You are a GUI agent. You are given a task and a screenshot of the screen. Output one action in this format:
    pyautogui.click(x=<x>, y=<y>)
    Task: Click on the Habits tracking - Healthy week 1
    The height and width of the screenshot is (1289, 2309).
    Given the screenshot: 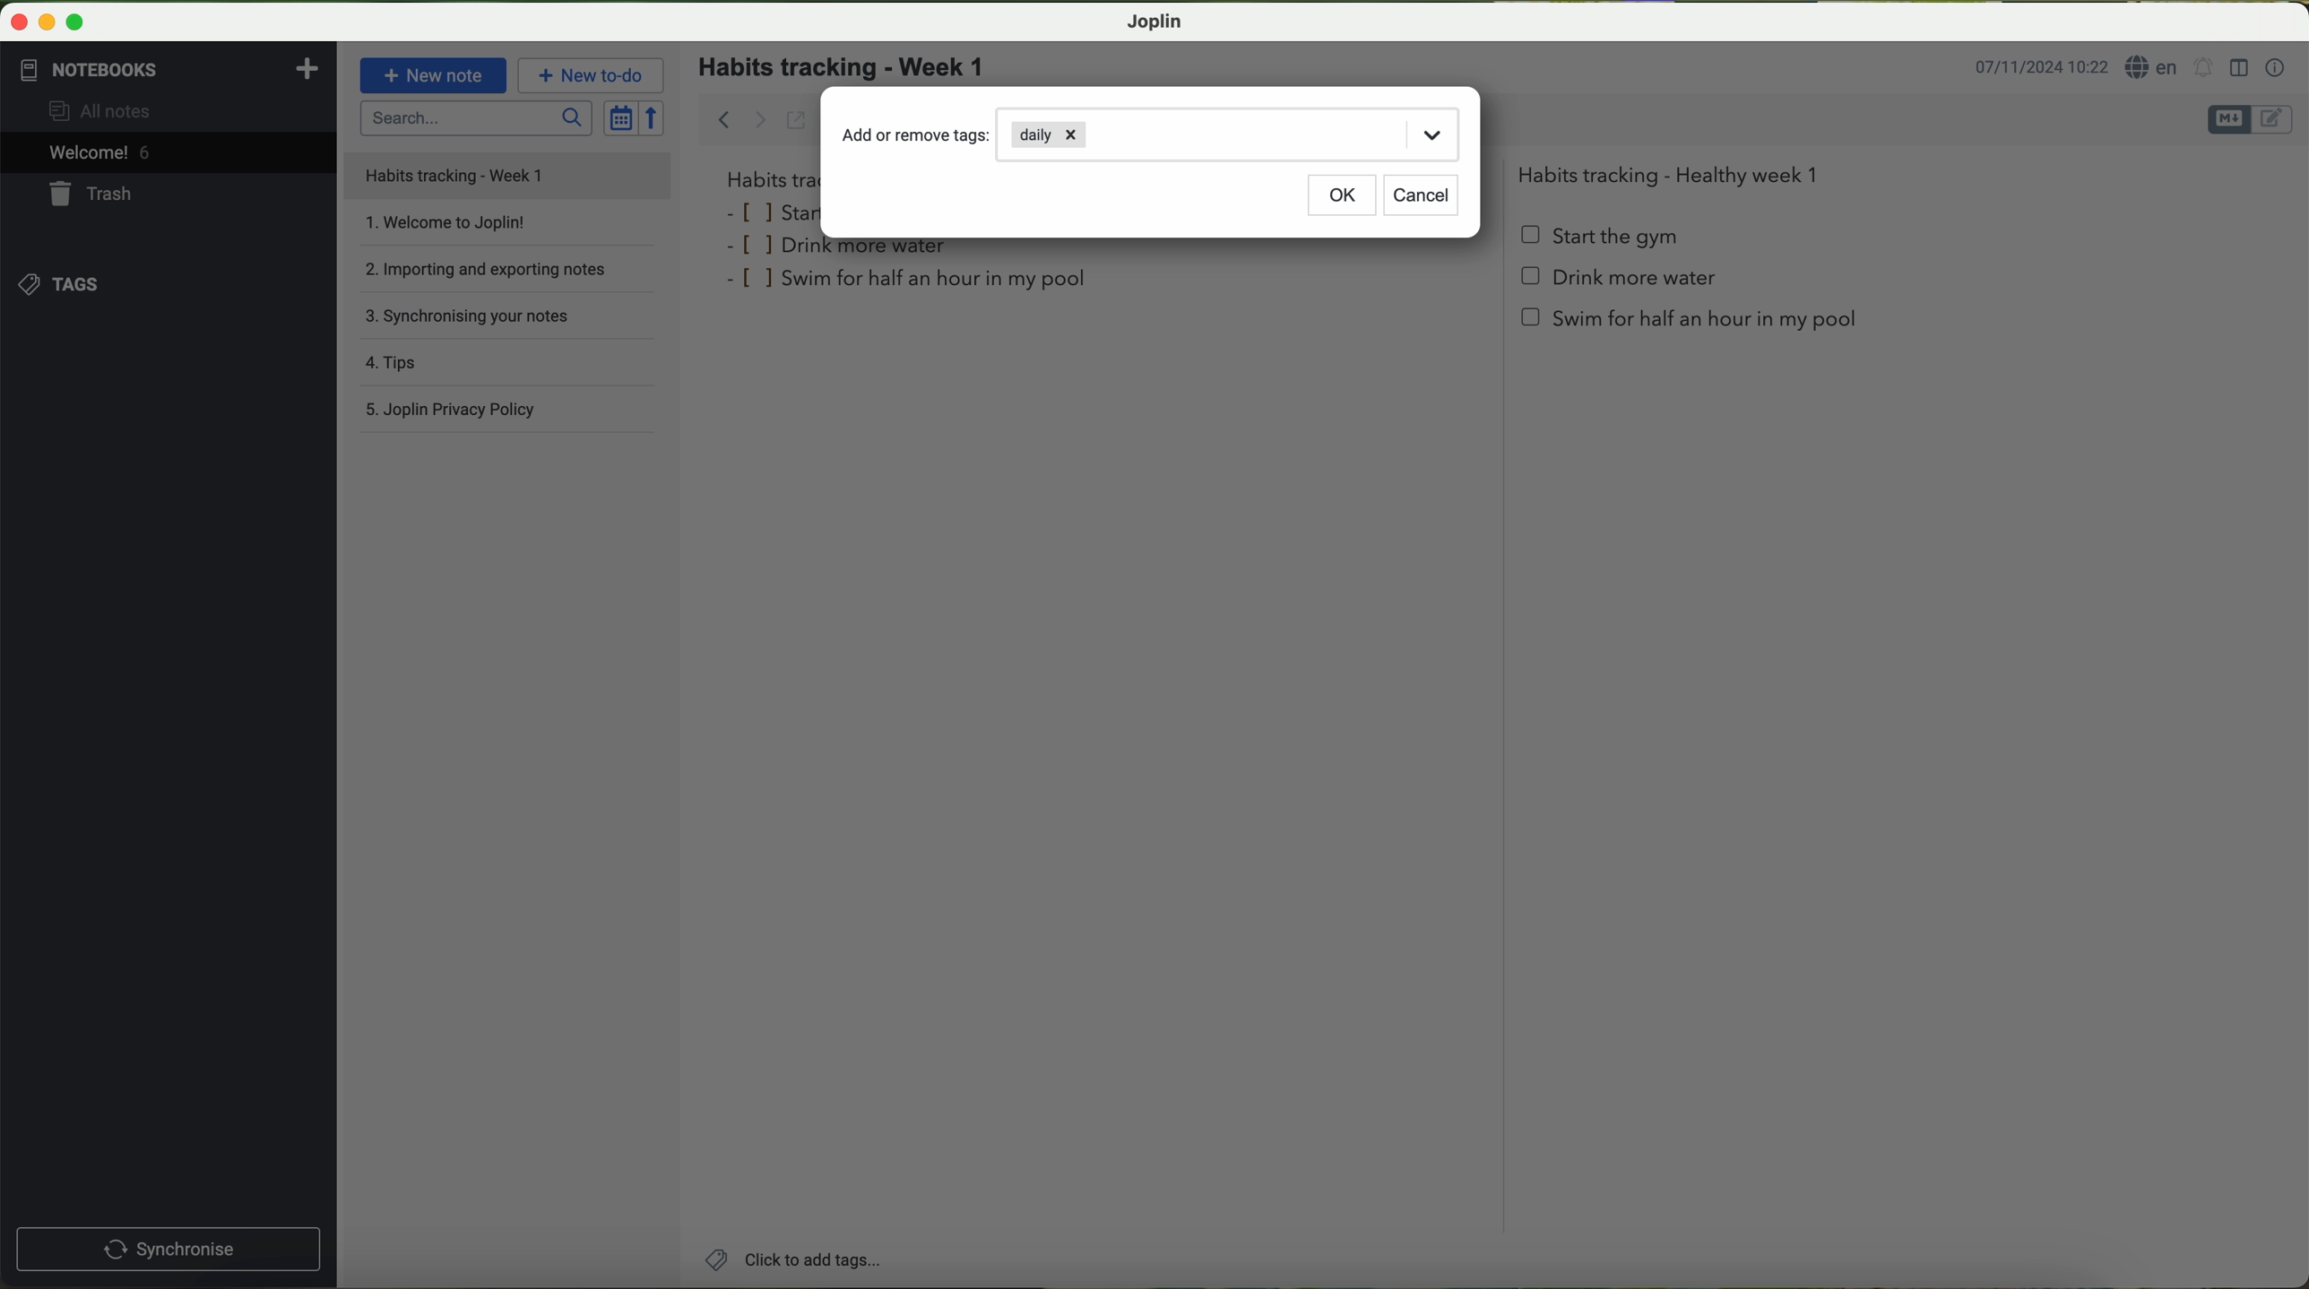 What is the action you would take?
    pyautogui.click(x=1676, y=171)
    